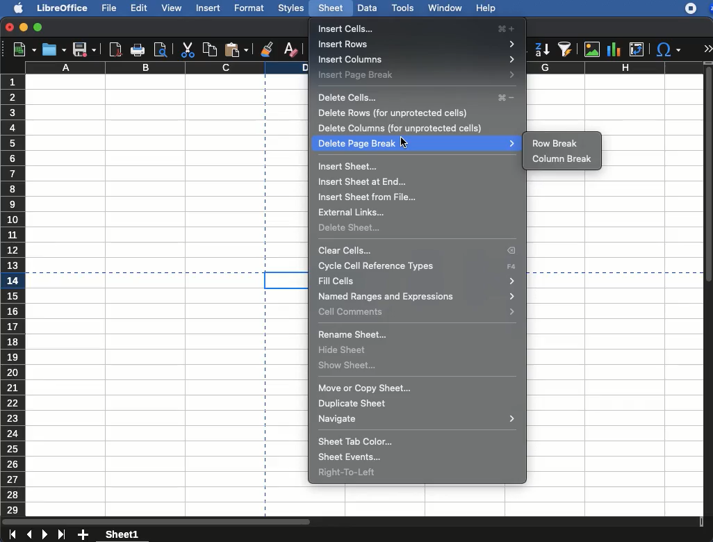  I want to click on new, so click(20, 51).